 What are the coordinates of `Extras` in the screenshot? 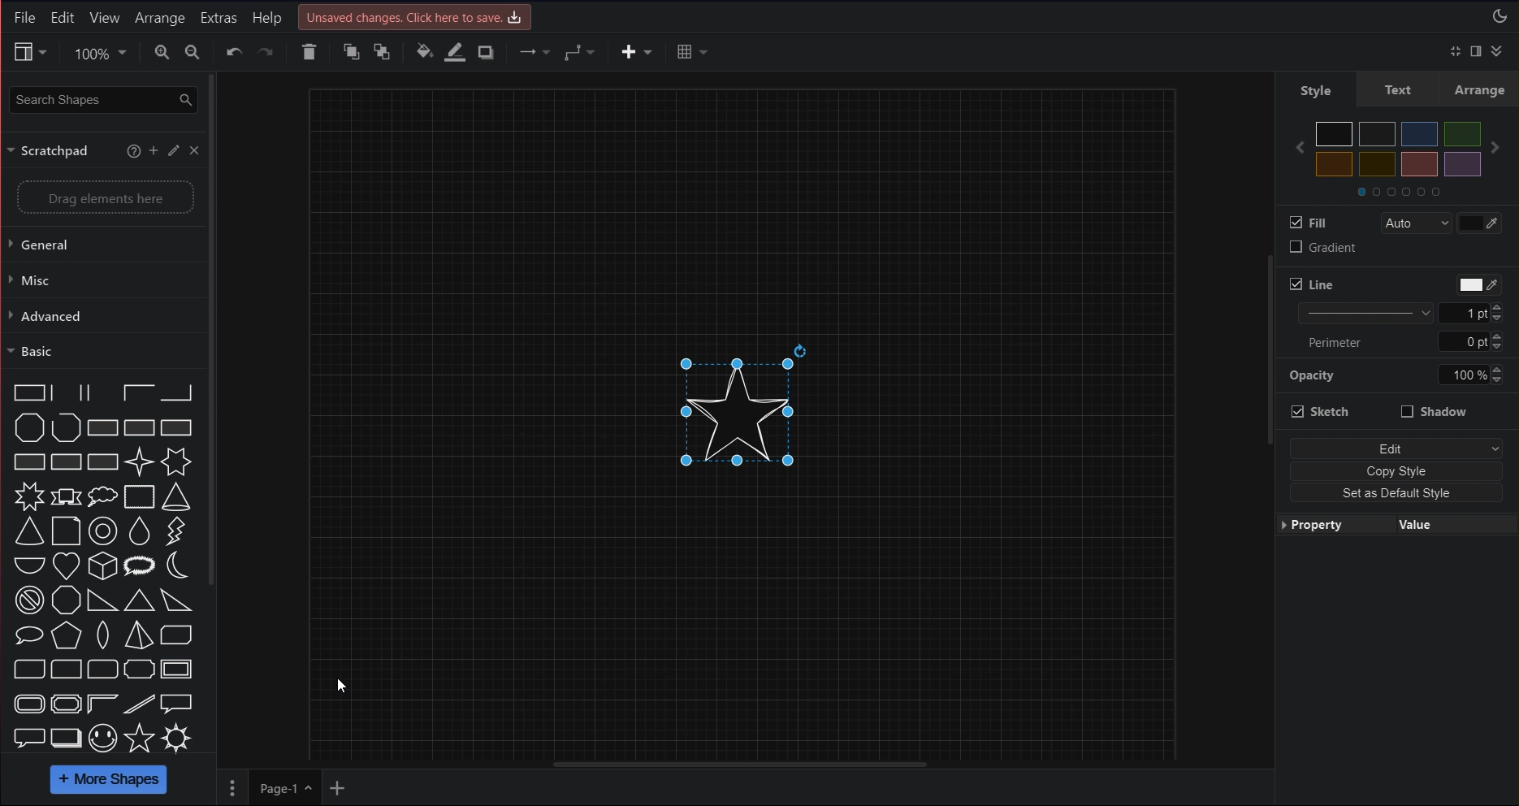 It's located at (220, 18).